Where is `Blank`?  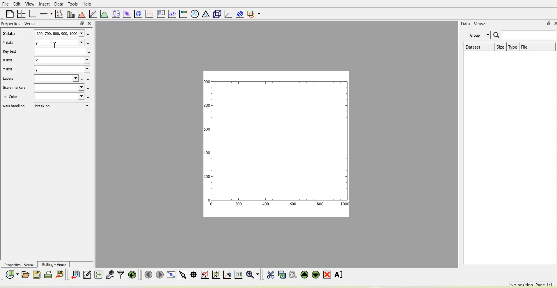 Blank is located at coordinates (56, 78).